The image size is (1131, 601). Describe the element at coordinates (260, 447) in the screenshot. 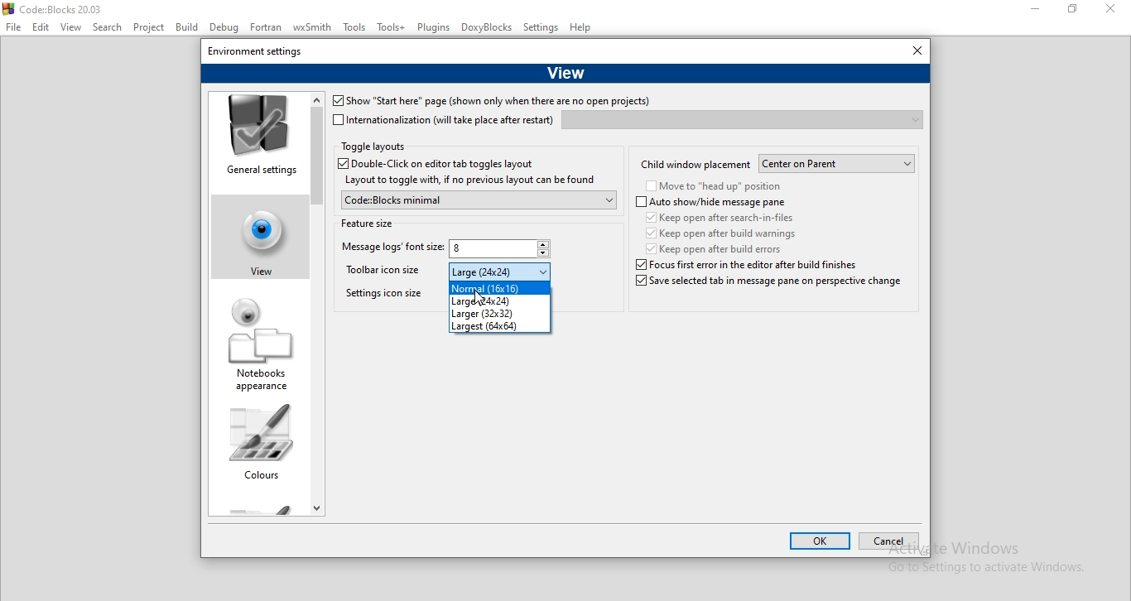

I see `colours` at that location.